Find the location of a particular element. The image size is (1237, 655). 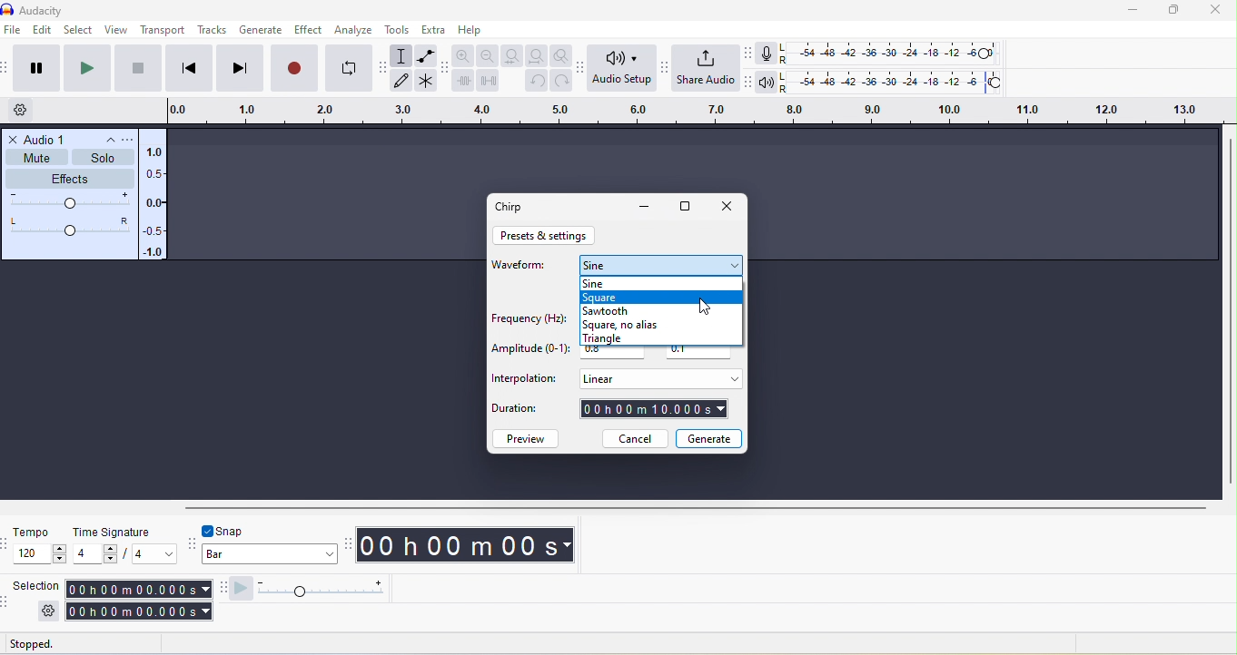

mute is located at coordinates (37, 157).